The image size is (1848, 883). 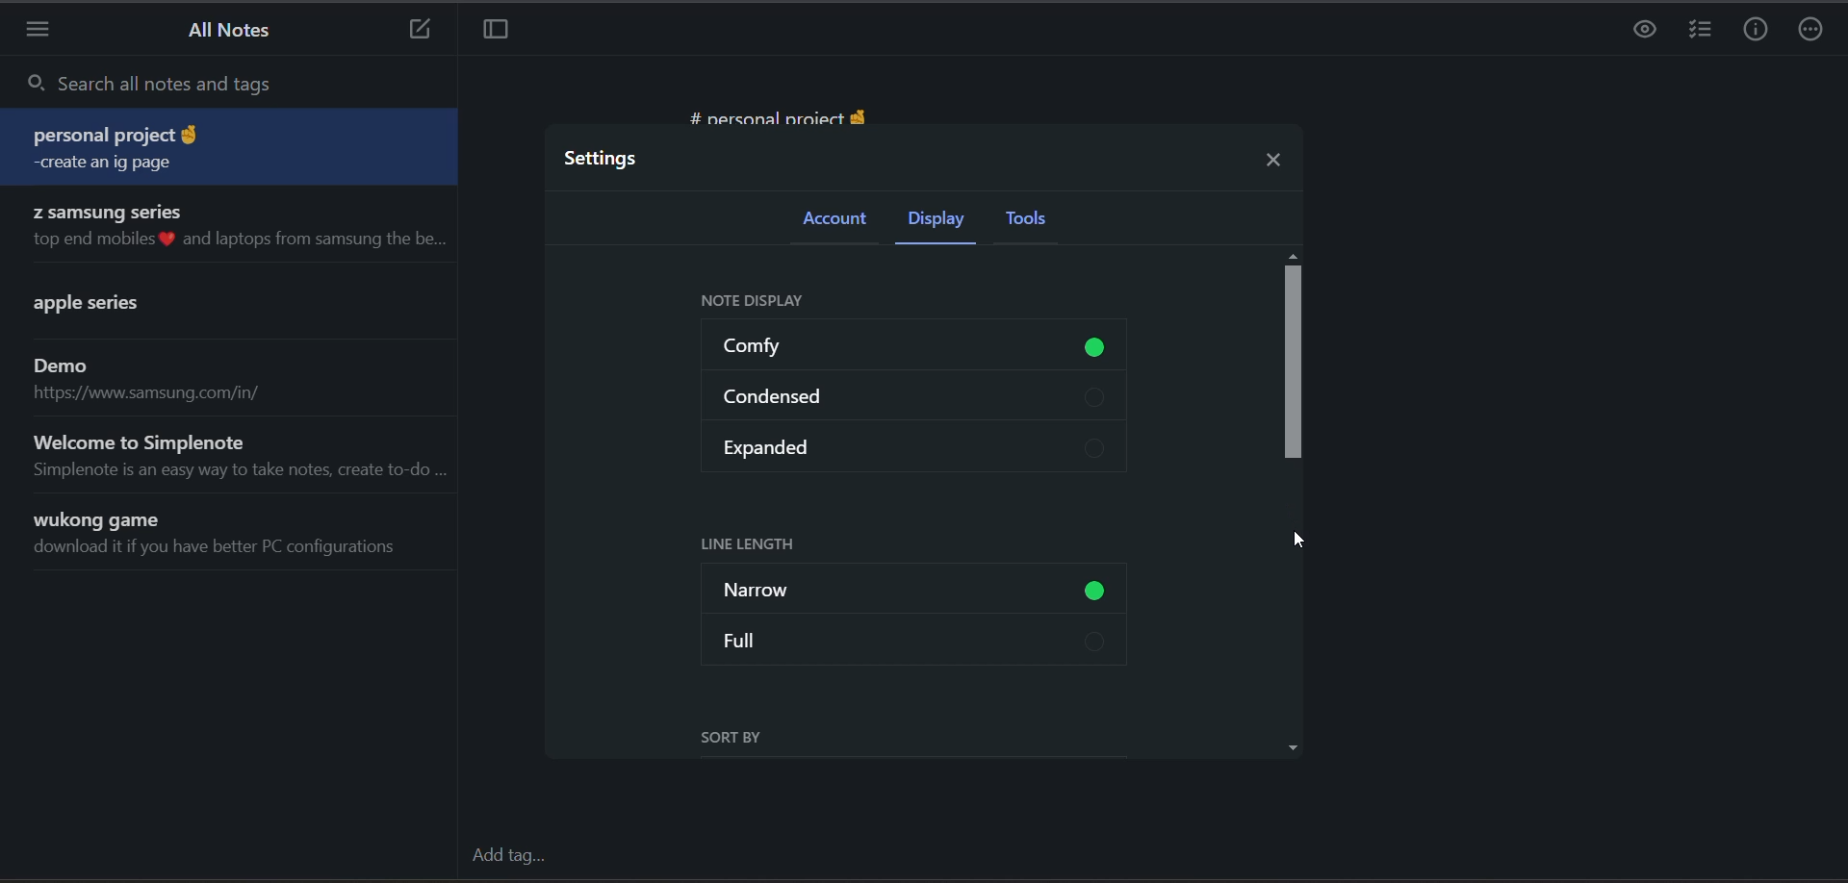 I want to click on note title and preview, so click(x=235, y=227).